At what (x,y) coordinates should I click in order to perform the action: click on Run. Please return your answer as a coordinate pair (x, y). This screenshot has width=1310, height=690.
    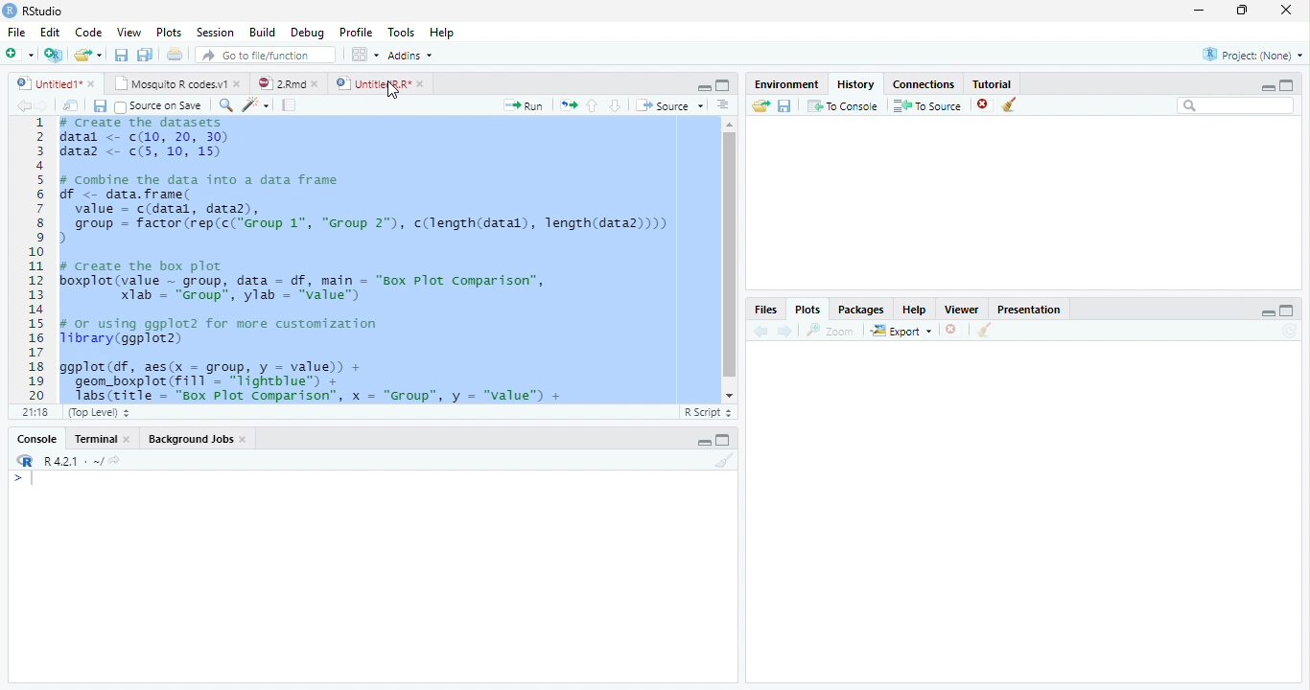
    Looking at the image, I should click on (524, 106).